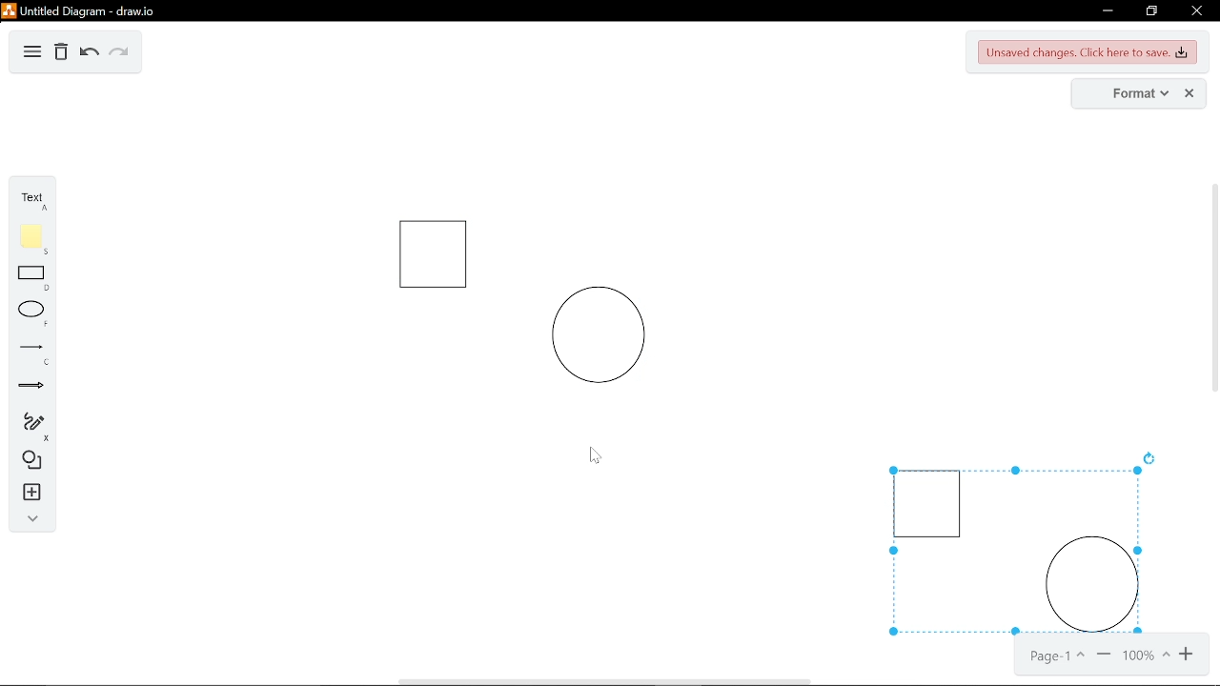  What do you see at coordinates (1008, 551) in the screenshot?
I see `grouped object pasted` at bounding box center [1008, 551].